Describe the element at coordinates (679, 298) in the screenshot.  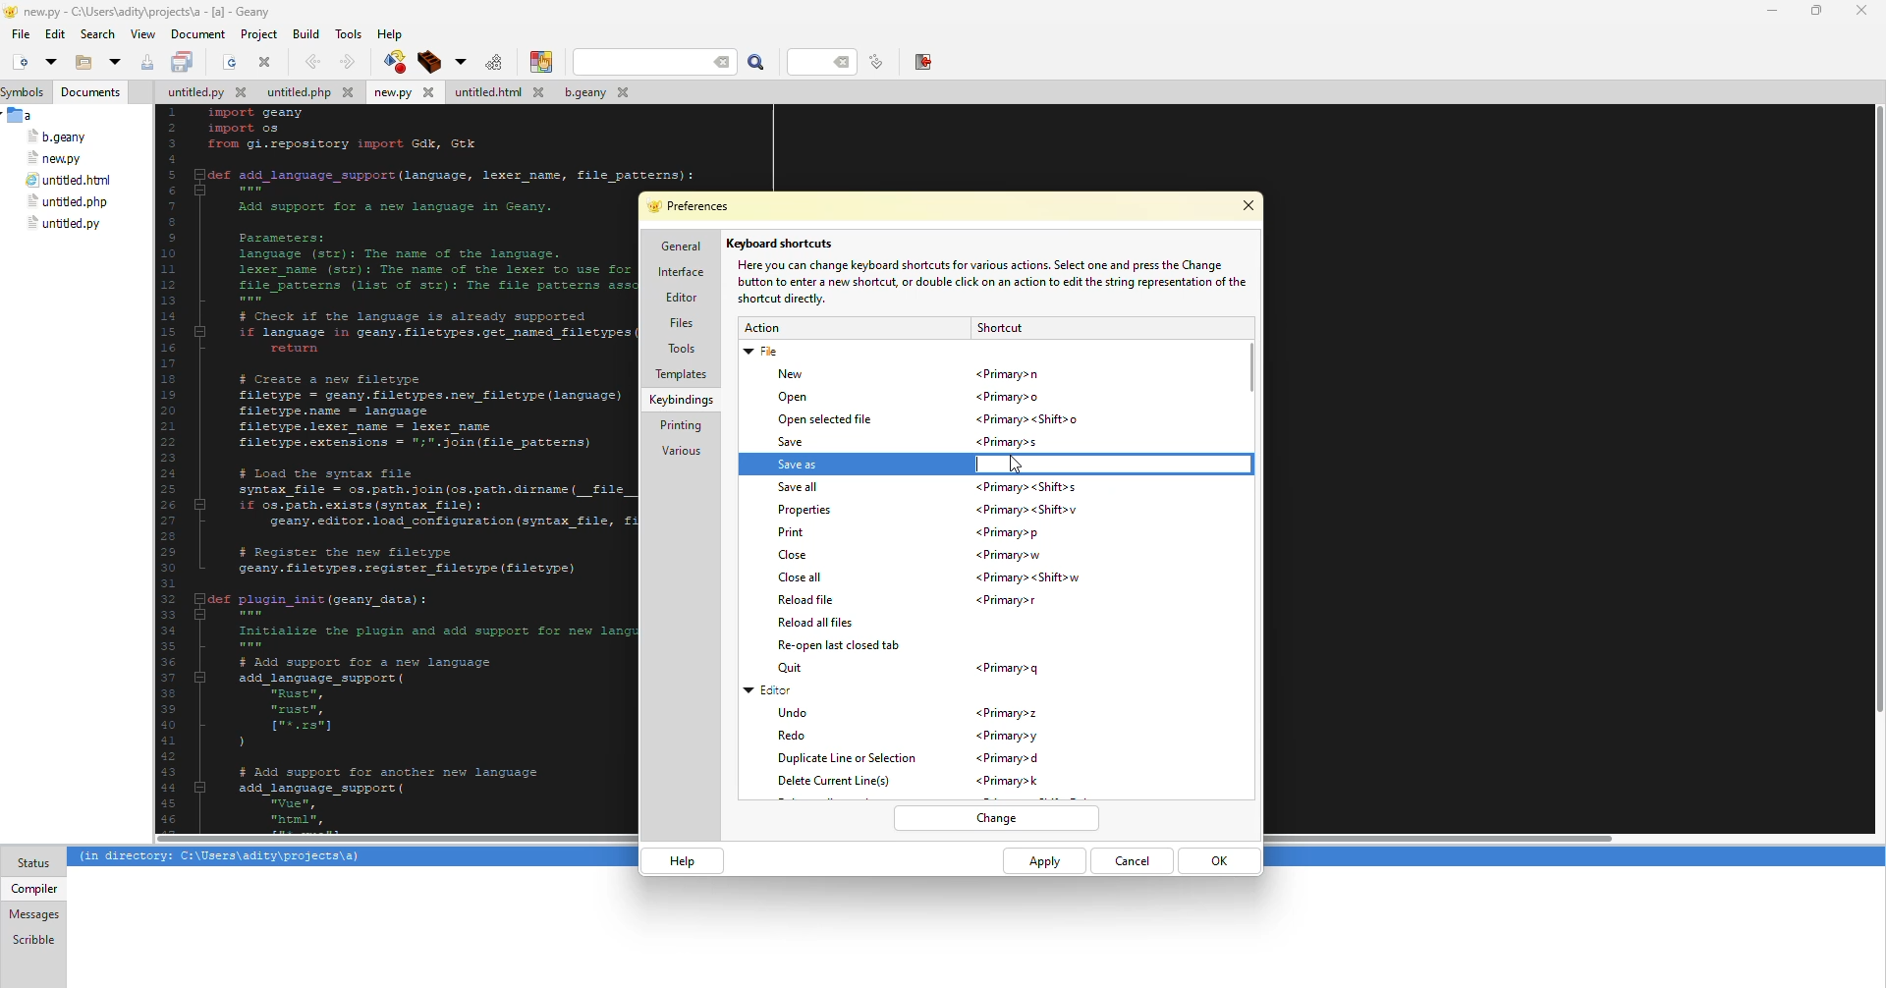
I see `editor` at that location.